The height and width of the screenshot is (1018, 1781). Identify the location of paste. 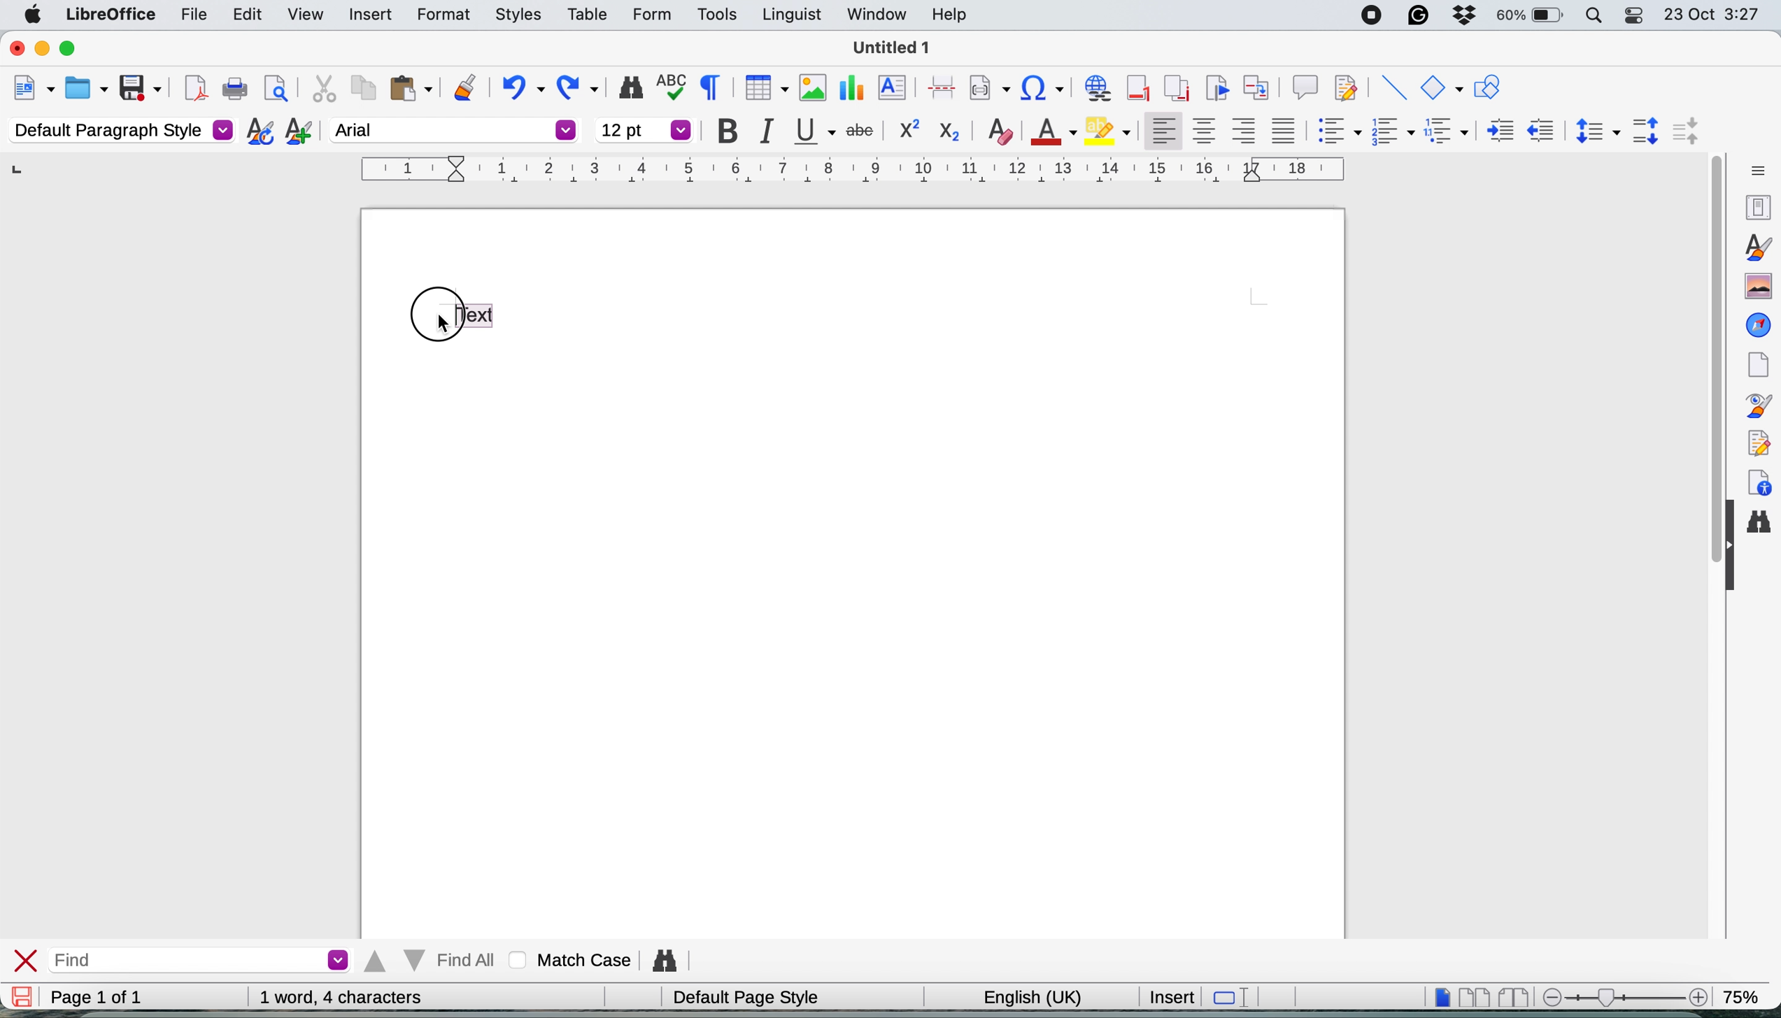
(409, 88).